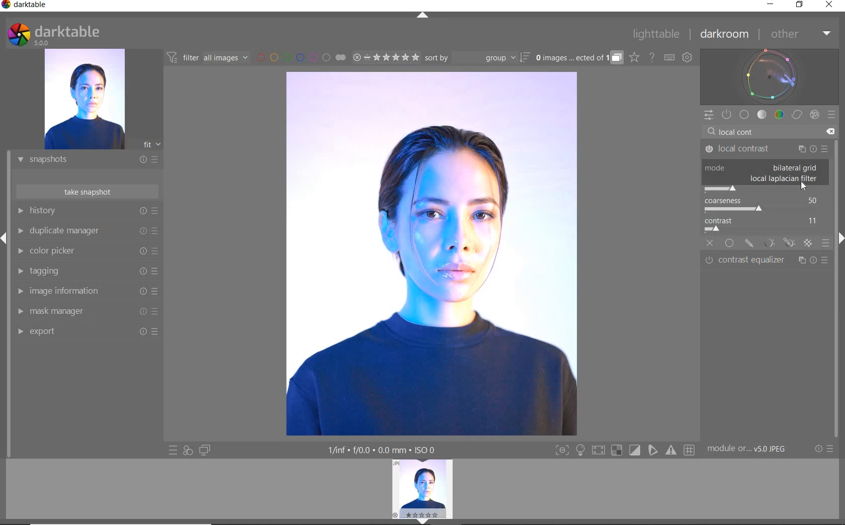  Describe the element at coordinates (84, 331) in the screenshot. I see `EXPORT` at that location.